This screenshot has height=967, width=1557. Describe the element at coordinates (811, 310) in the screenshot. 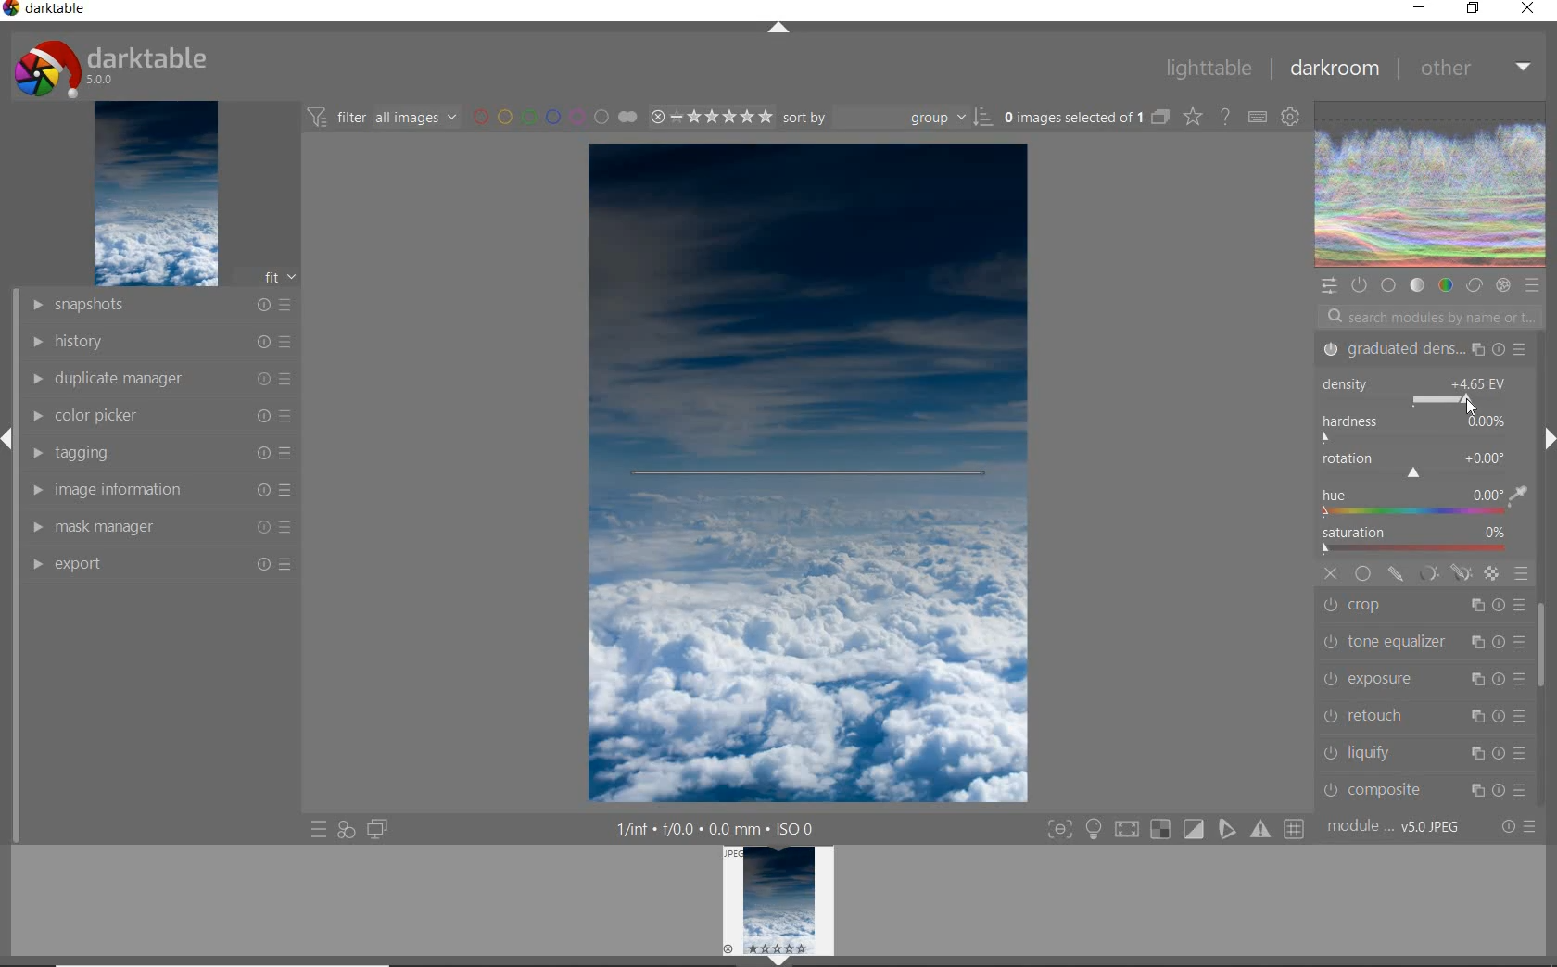

I see `DARKENNED SKY` at that location.